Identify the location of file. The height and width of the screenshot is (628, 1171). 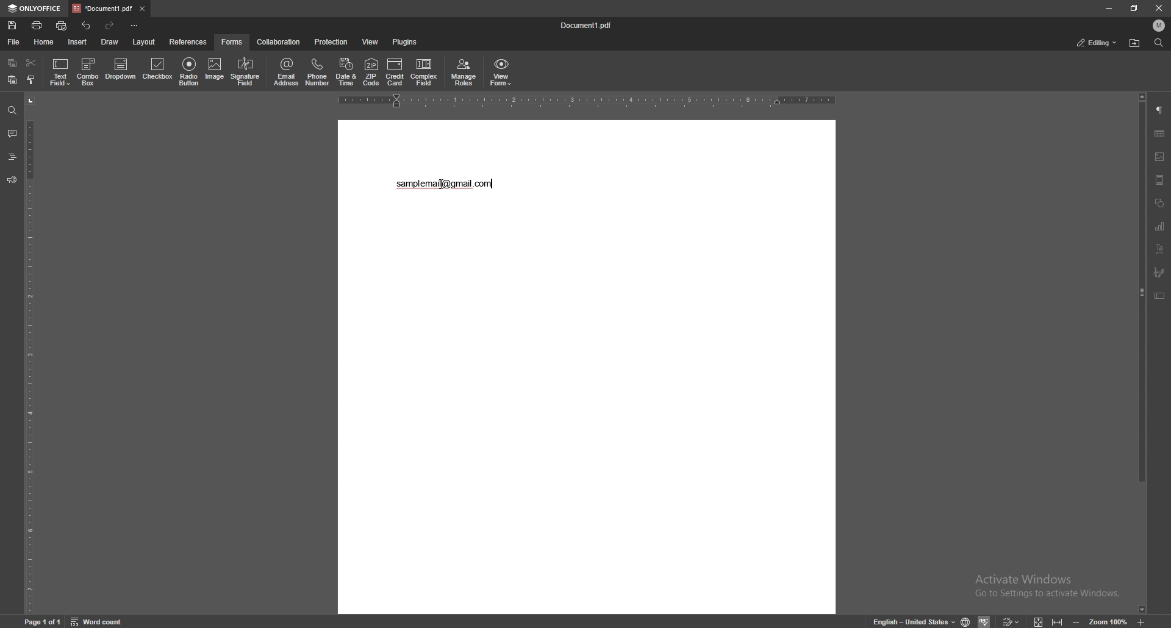
(13, 42).